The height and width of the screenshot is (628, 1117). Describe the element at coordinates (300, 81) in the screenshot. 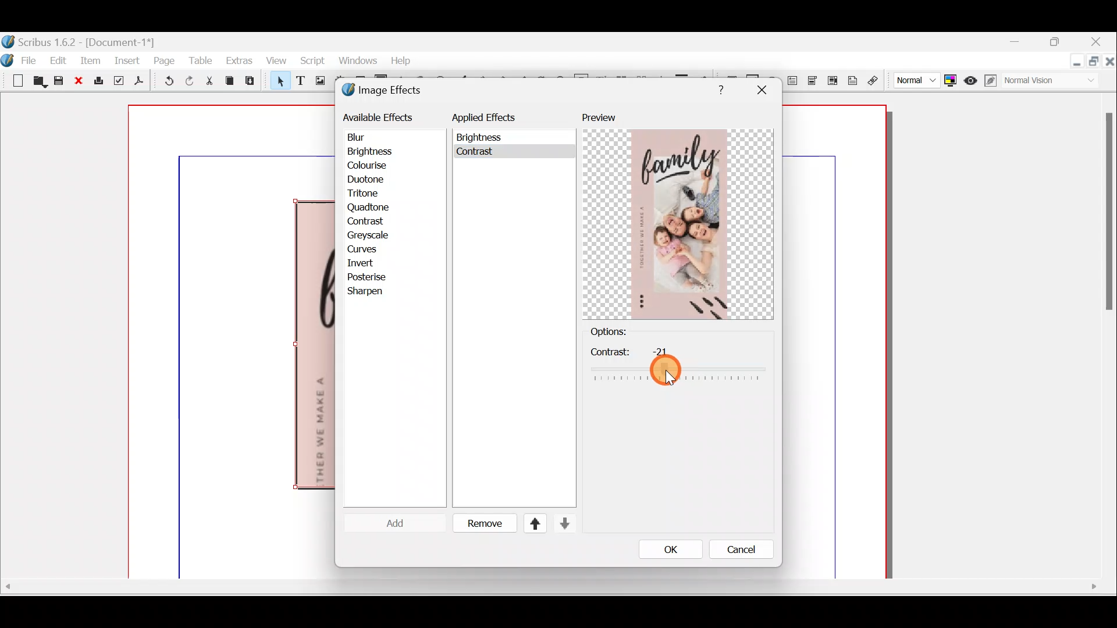

I see `Text frame` at that location.